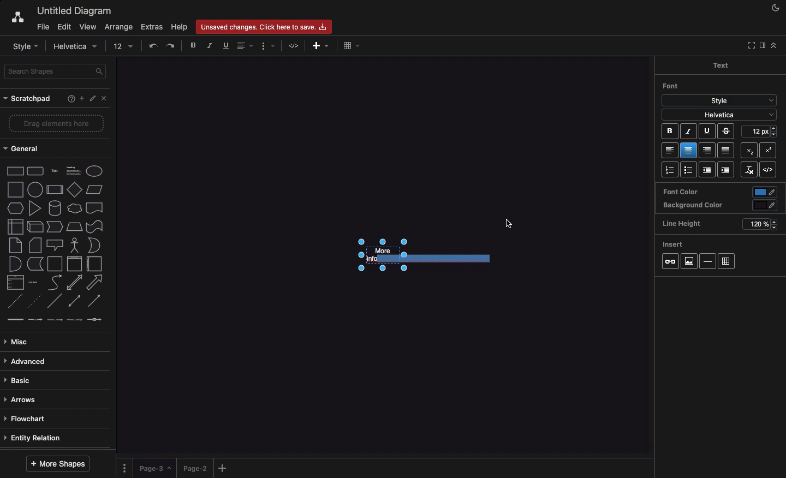  I want to click on cube, so click(35, 227).